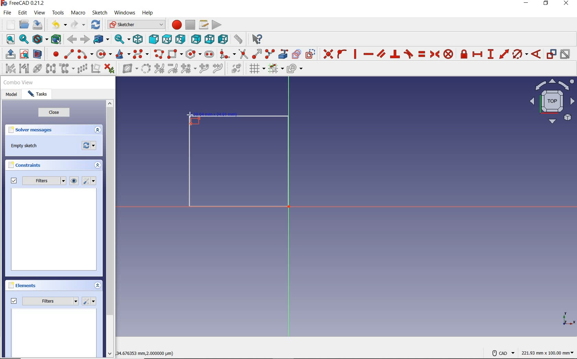 This screenshot has height=359, width=577. Describe the element at coordinates (24, 68) in the screenshot. I see `select associated geometry` at that location.